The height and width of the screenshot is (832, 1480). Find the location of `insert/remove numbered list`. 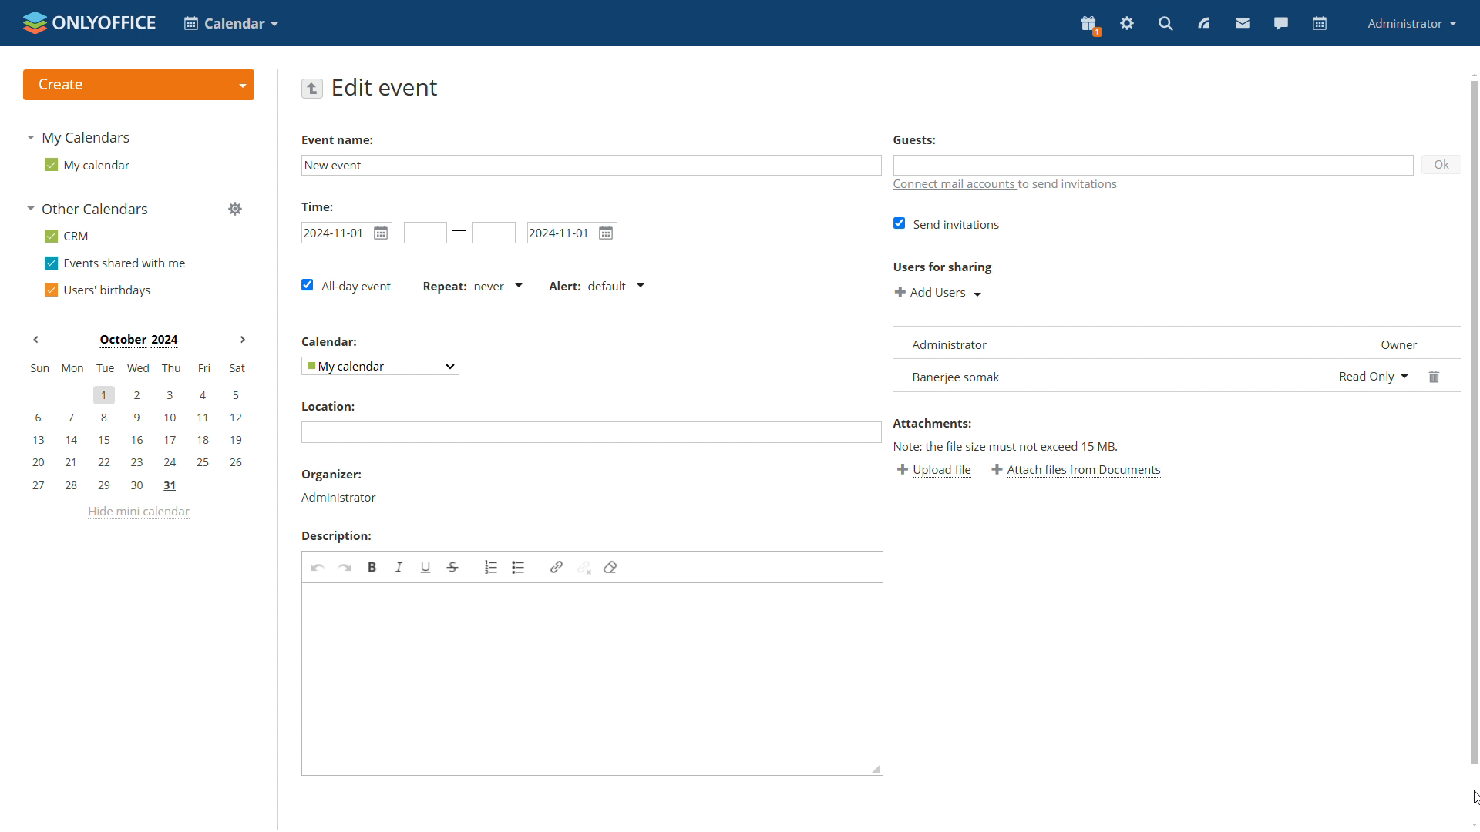

insert/remove numbered list is located at coordinates (492, 569).